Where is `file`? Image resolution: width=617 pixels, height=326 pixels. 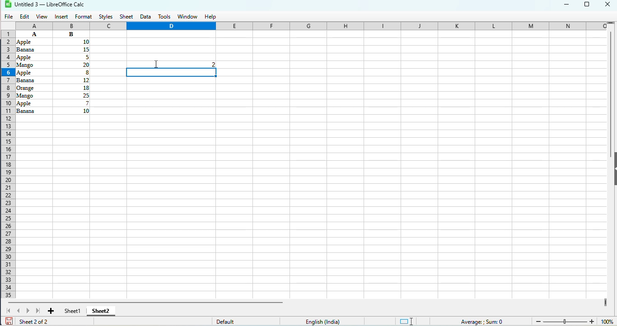
file is located at coordinates (8, 17).